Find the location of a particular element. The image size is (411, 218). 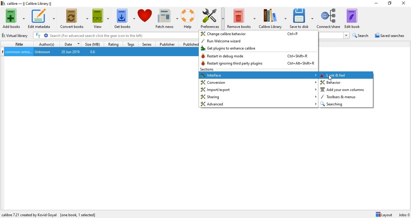

Edit metadata is located at coordinates (42, 19).